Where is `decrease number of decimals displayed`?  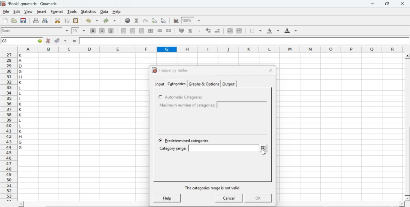 decrease number of decimals displayed is located at coordinates (208, 31).